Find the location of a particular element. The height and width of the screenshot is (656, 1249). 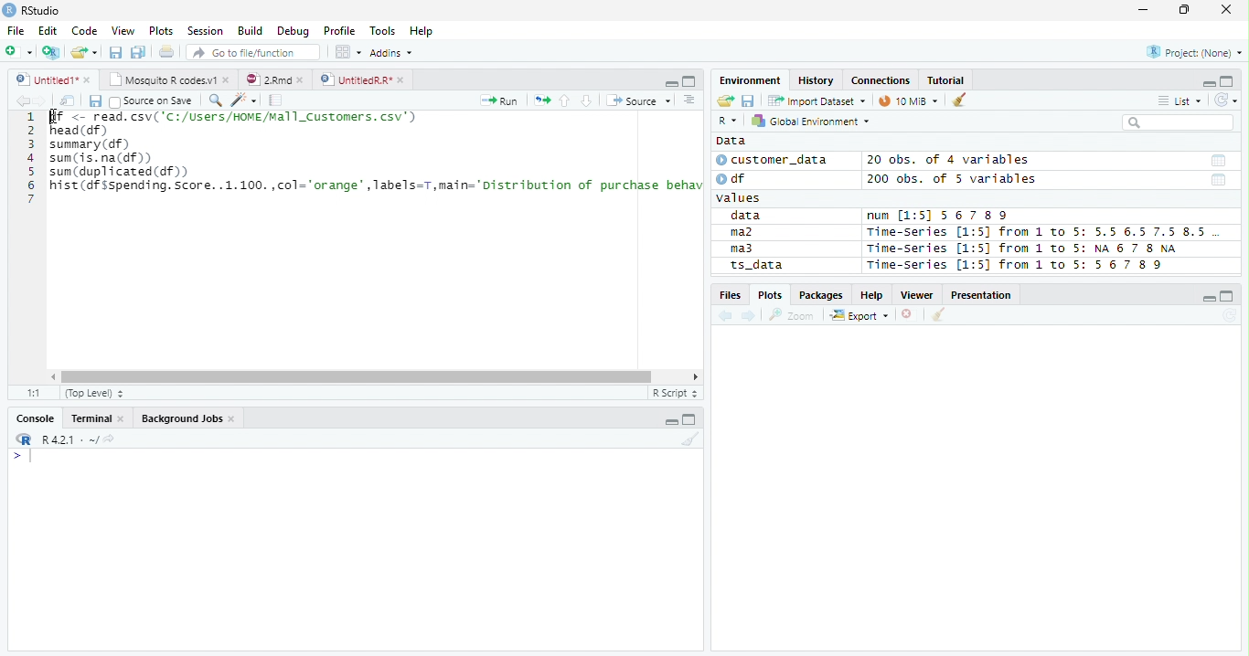

Show in new window is located at coordinates (69, 101).